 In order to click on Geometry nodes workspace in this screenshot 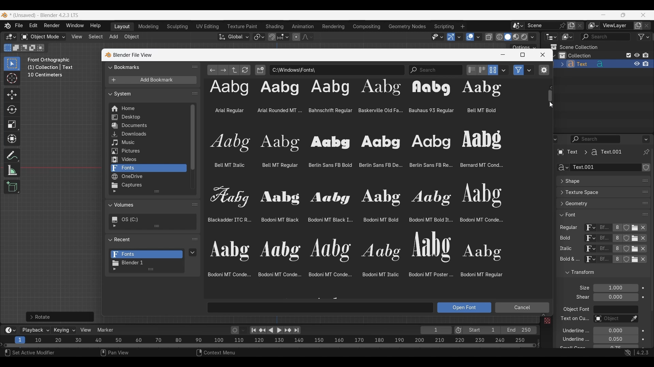, I will do `click(407, 26)`.